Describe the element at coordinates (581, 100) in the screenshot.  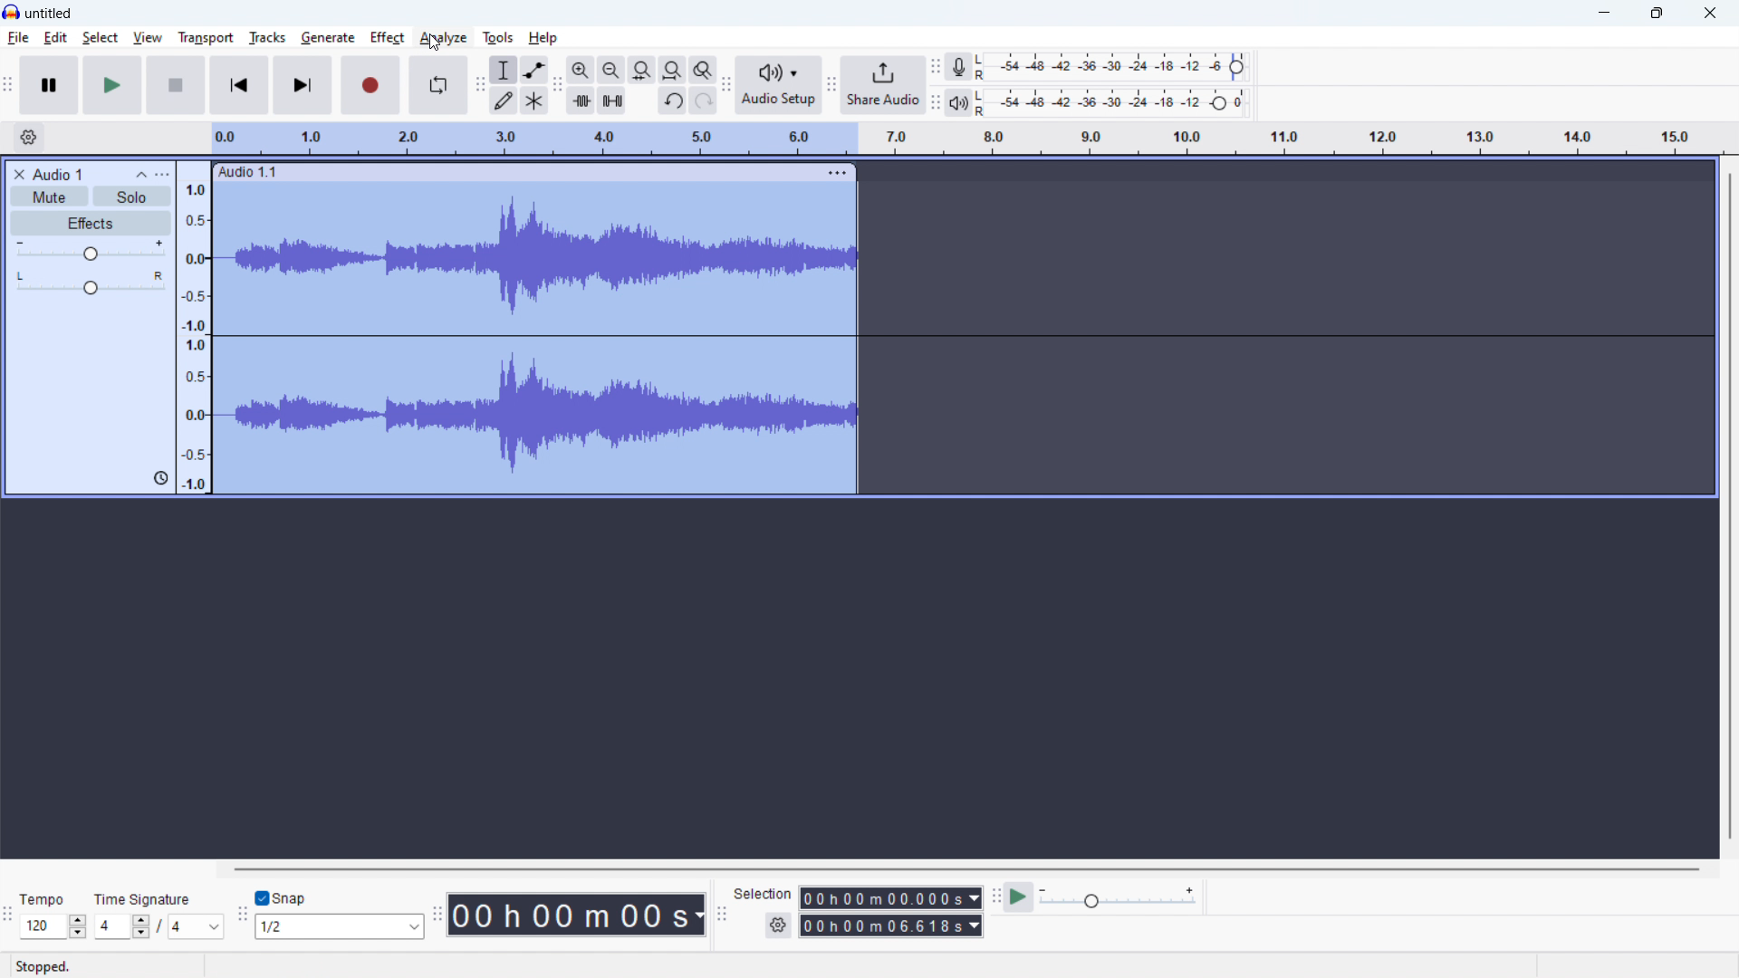
I see `trim audio outside selection` at that location.